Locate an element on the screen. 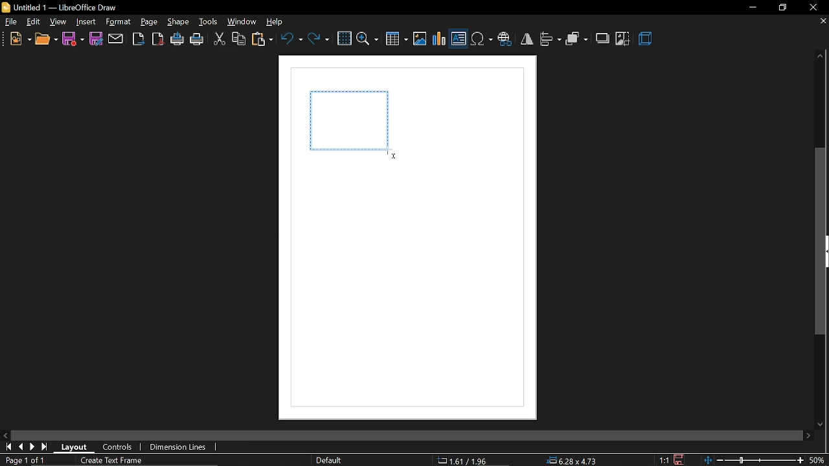 Image resolution: width=829 pixels, height=466 pixels. minimize is located at coordinates (751, 7).